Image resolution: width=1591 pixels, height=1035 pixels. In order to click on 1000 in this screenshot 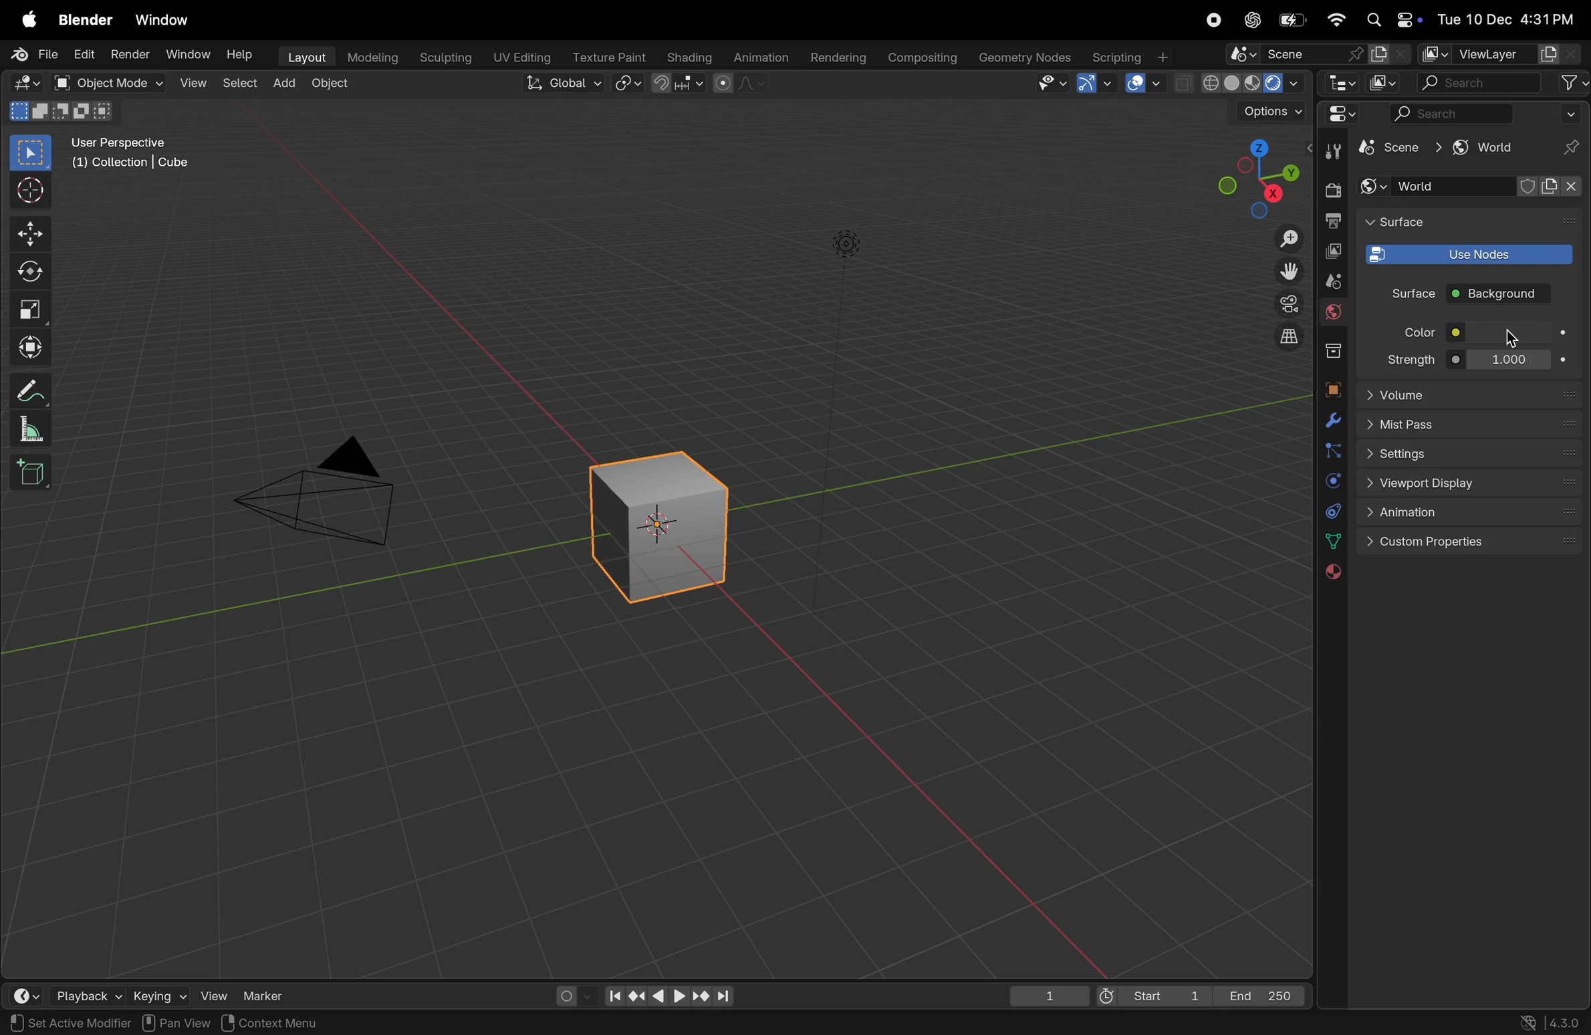, I will do `click(1506, 359)`.